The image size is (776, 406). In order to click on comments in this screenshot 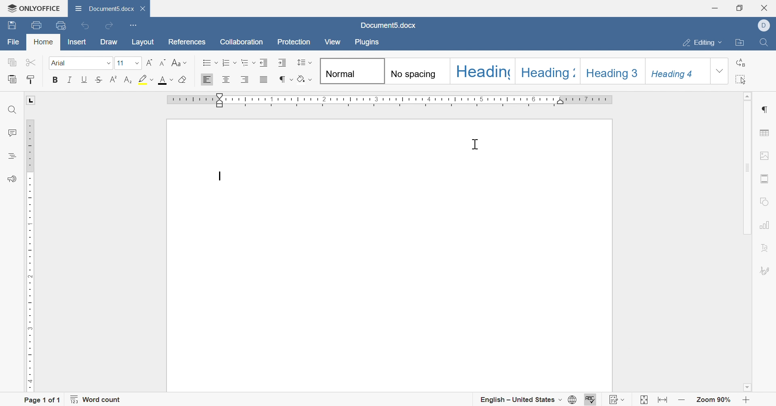, I will do `click(11, 134)`.